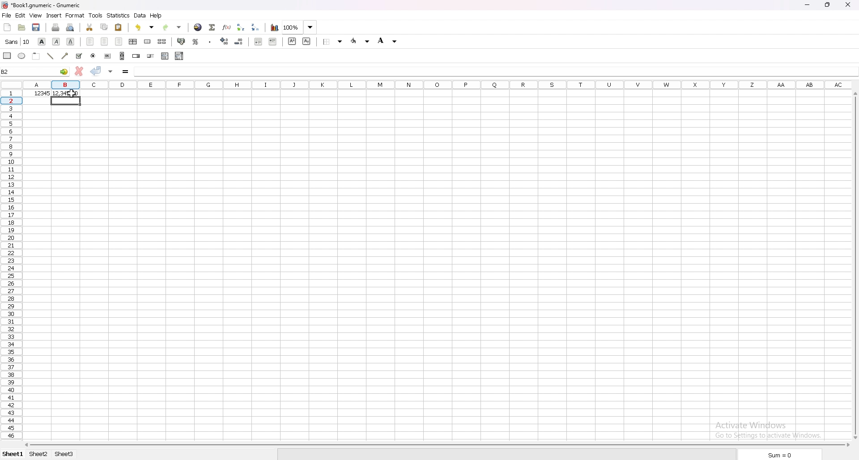  Describe the element at coordinates (56, 41) in the screenshot. I see `italic` at that location.